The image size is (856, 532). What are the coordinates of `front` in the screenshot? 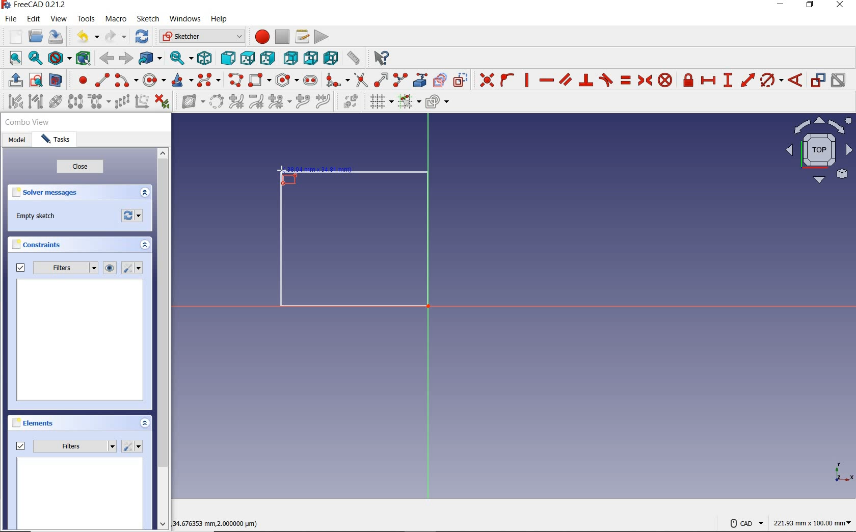 It's located at (228, 59).